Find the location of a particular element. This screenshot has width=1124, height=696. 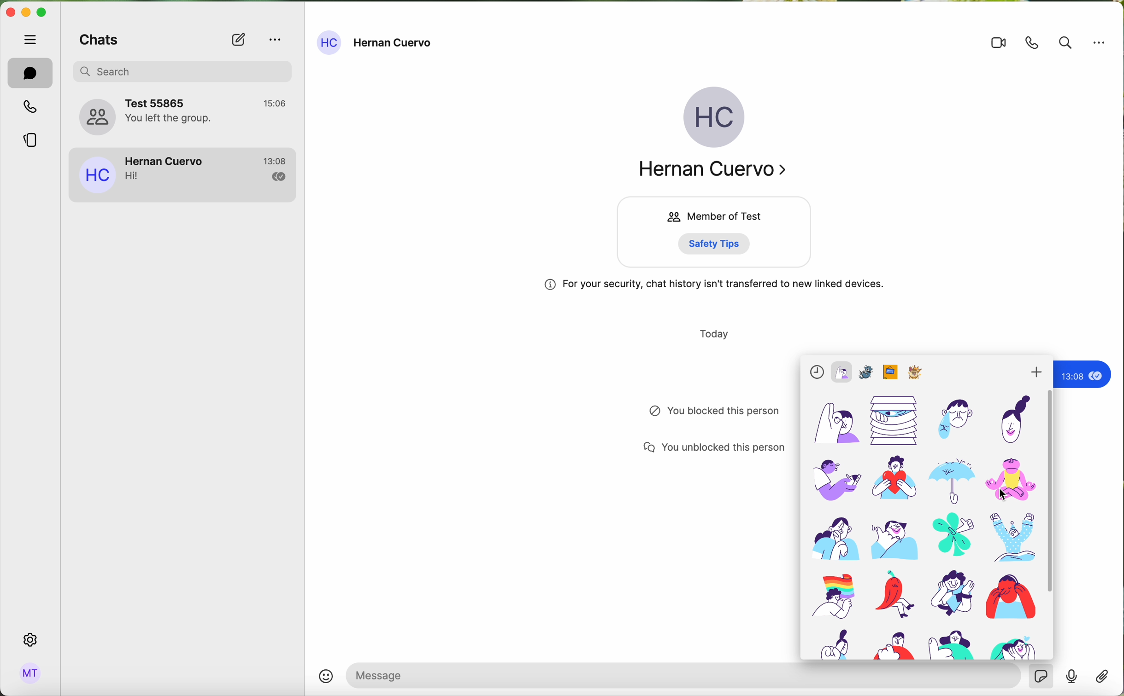

stories is located at coordinates (30, 143).